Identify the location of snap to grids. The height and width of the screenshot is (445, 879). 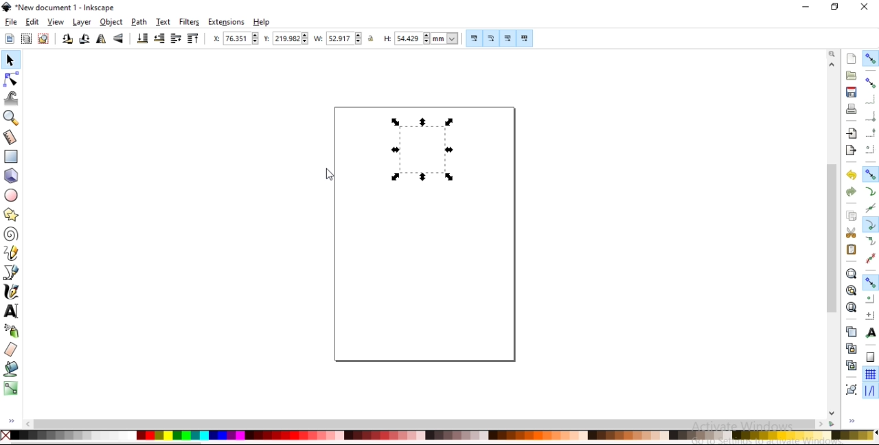
(870, 374).